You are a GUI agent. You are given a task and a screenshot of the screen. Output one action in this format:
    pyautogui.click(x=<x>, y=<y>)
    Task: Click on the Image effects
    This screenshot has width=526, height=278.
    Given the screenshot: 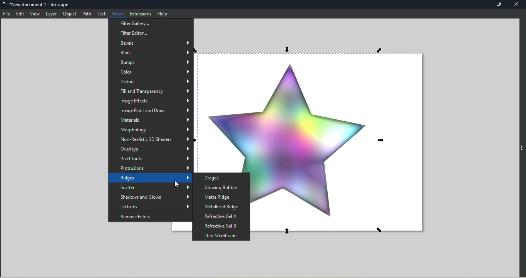 What is the action you would take?
    pyautogui.click(x=151, y=102)
    